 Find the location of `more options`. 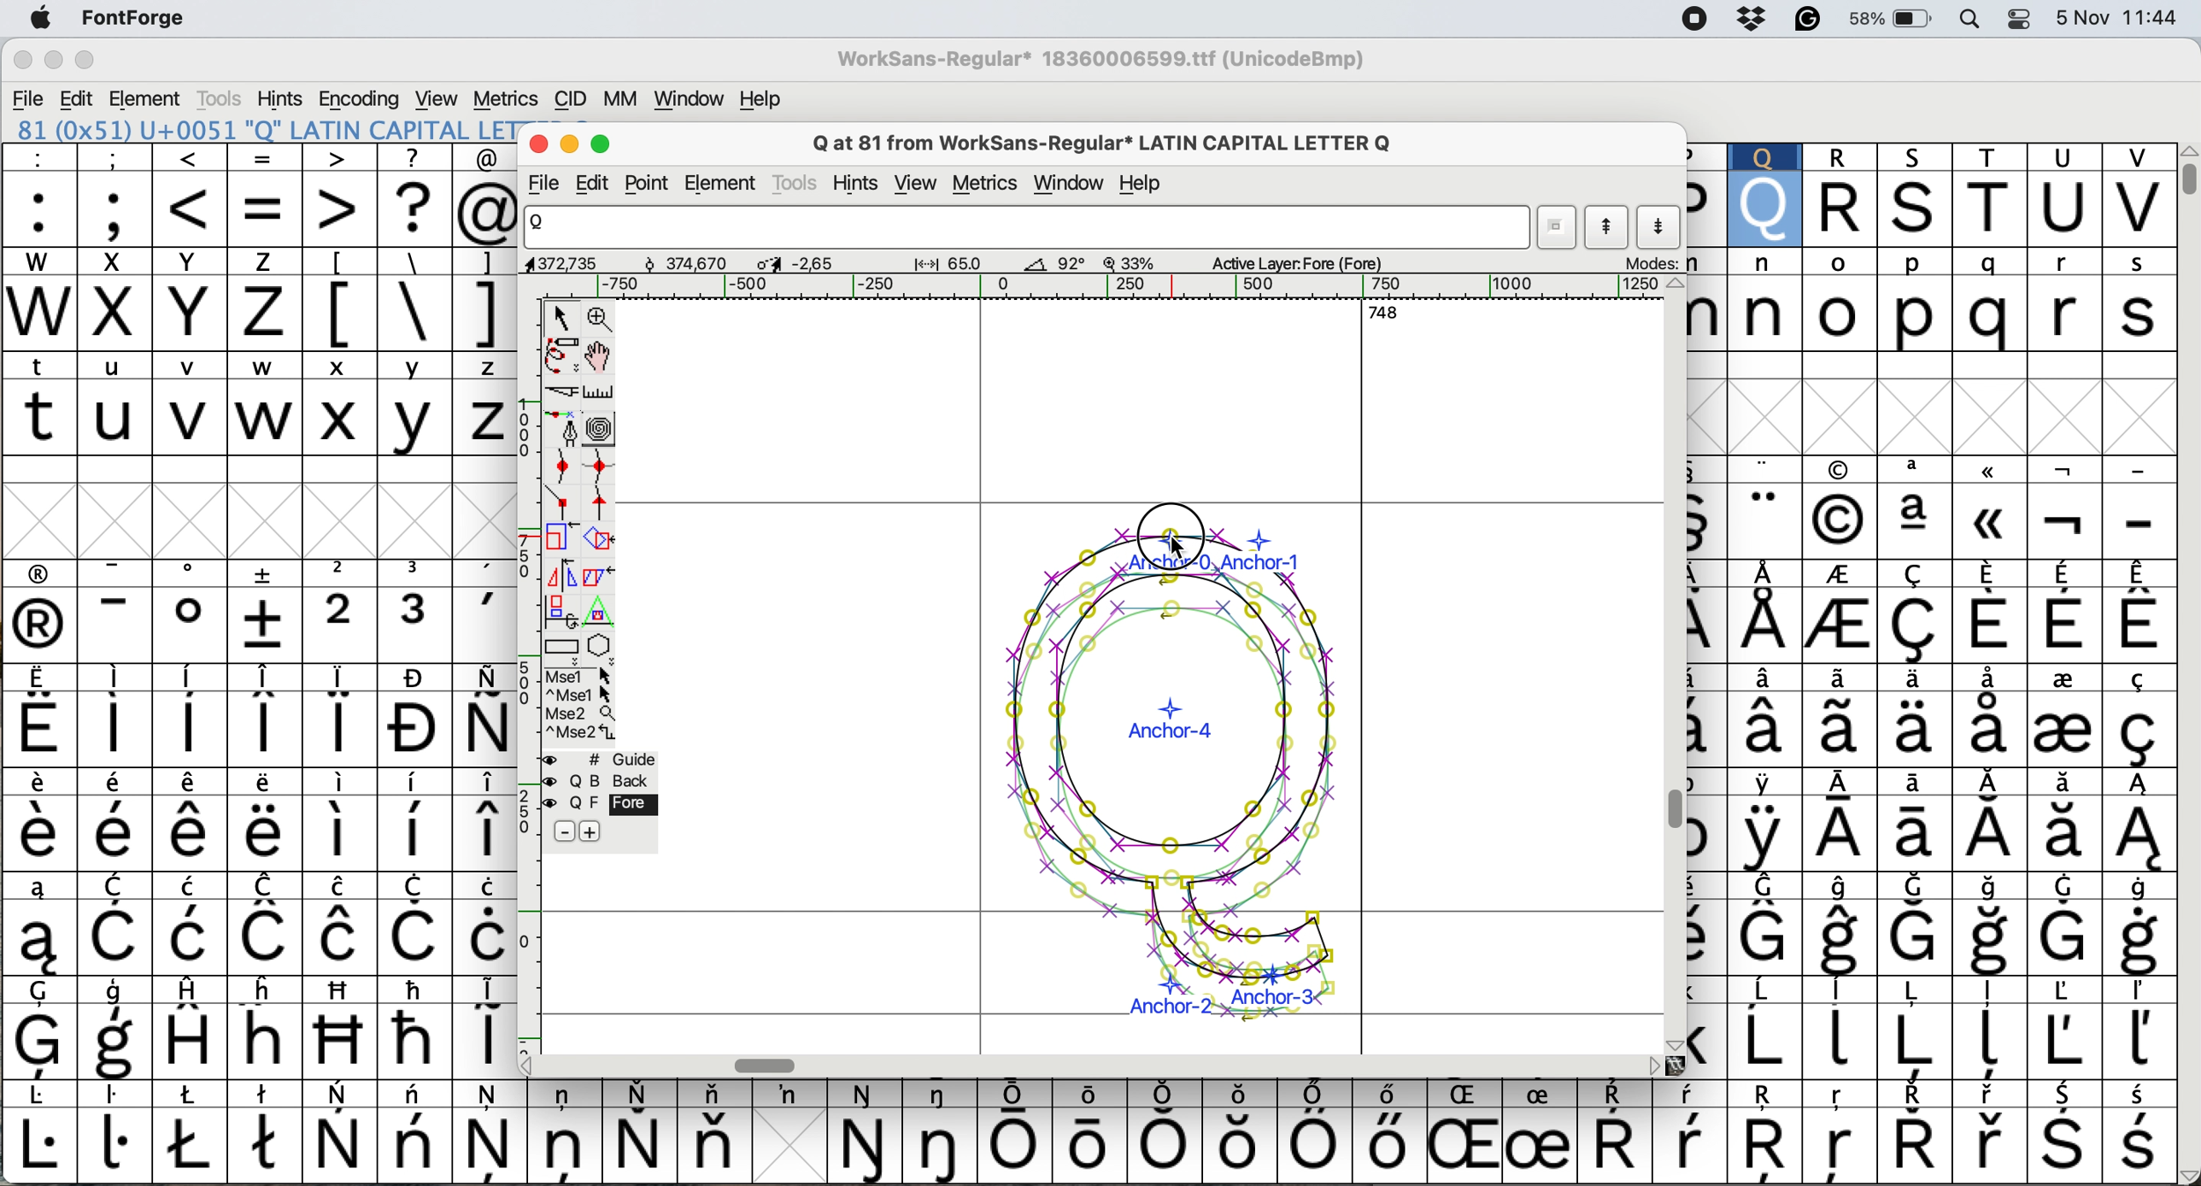

more options is located at coordinates (578, 705).